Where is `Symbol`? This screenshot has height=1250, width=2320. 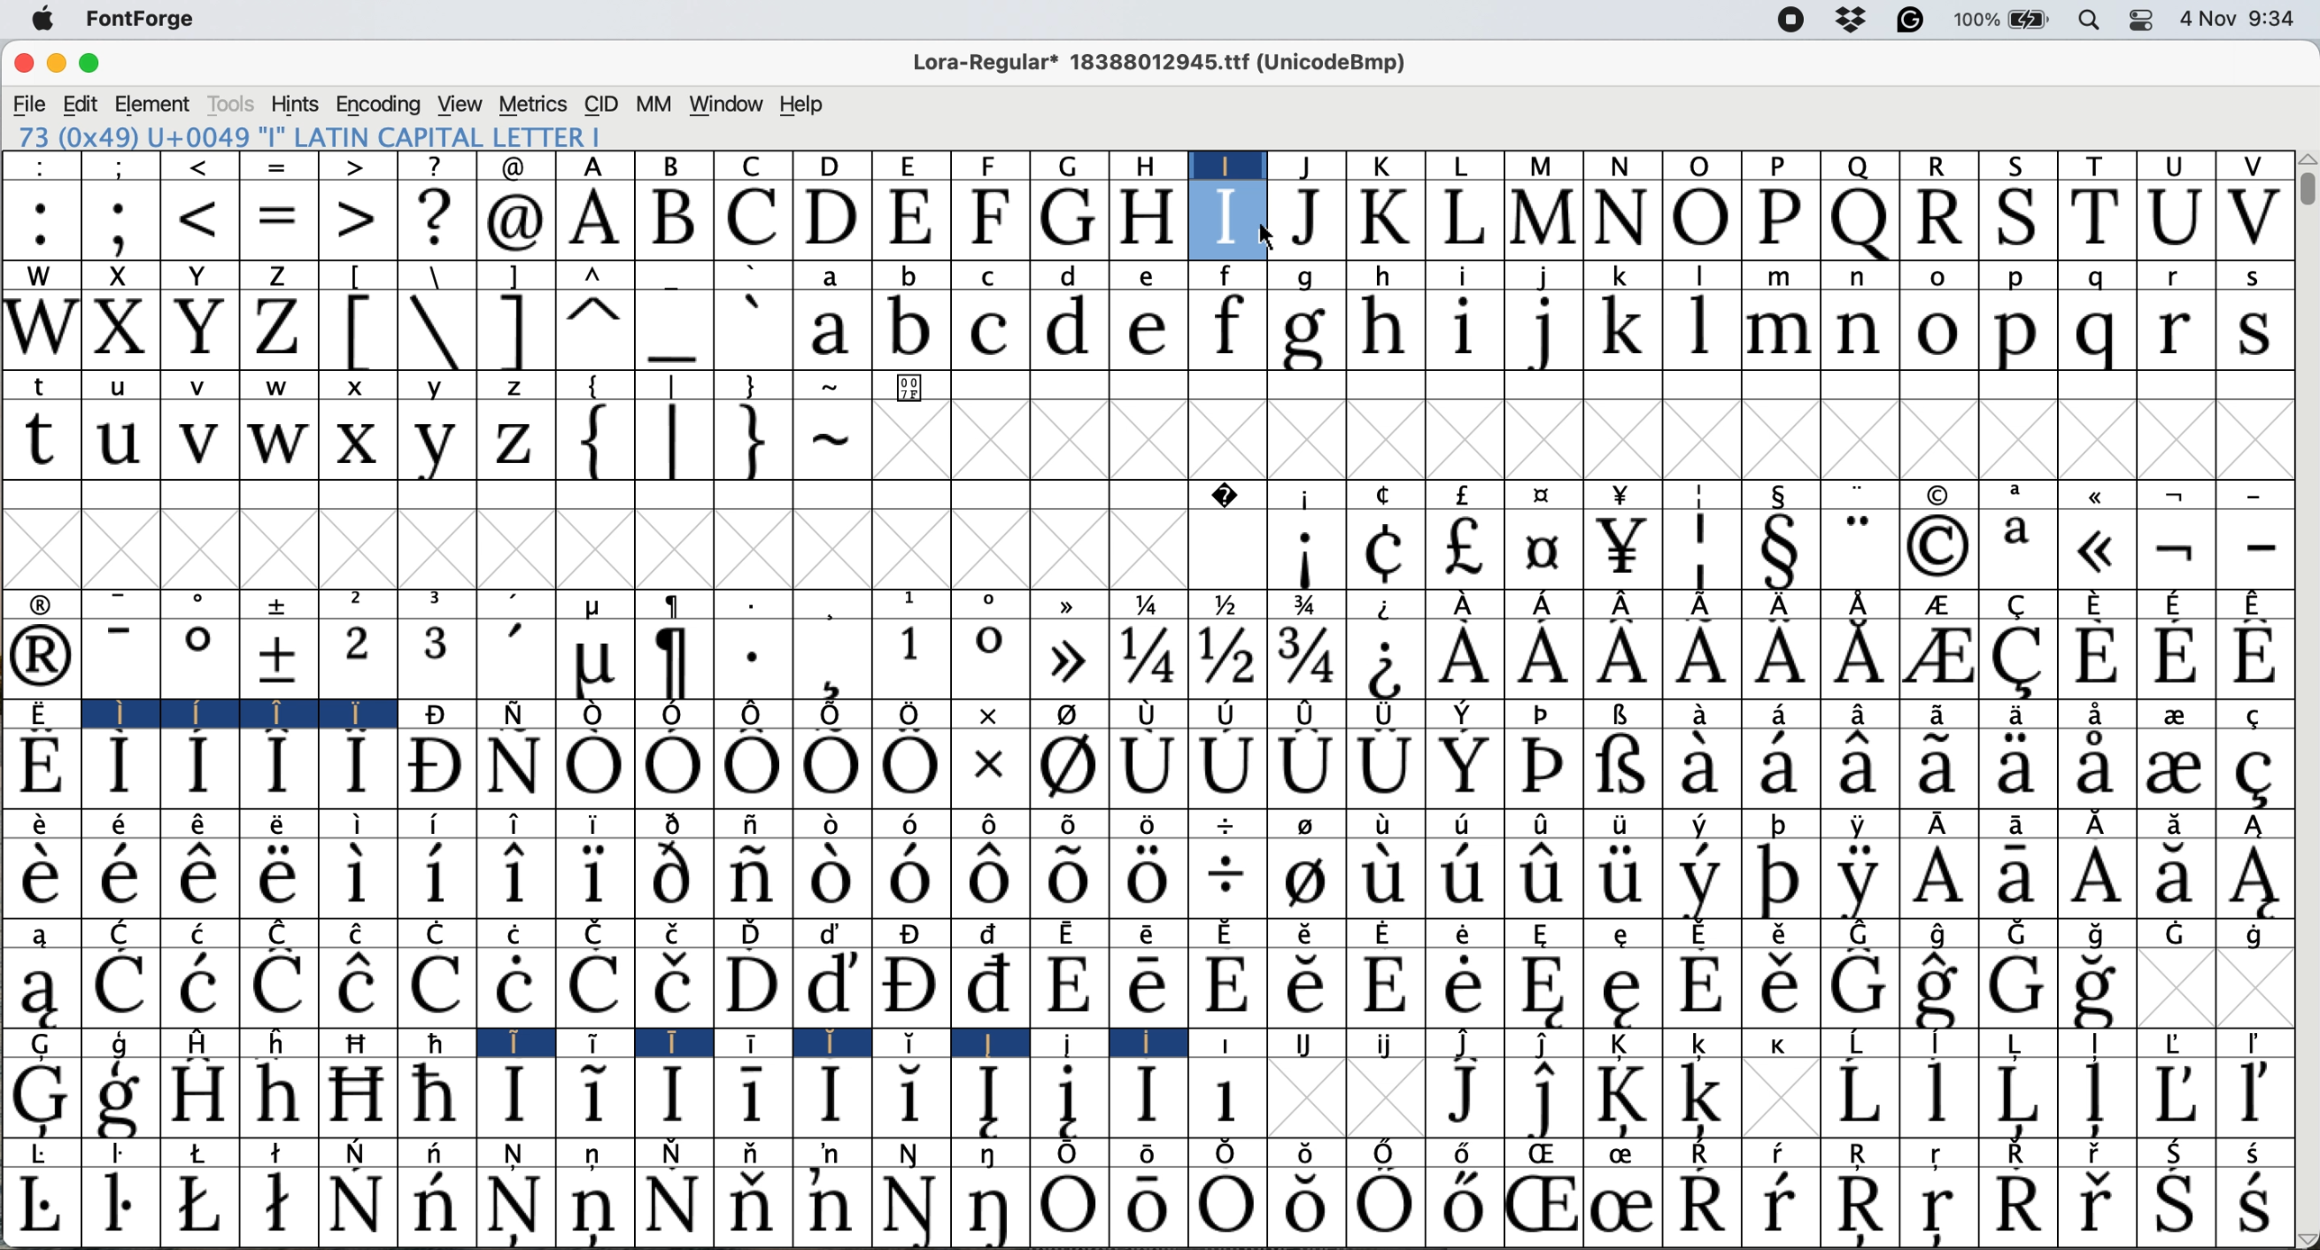 Symbol is located at coordinates (993, 1209).